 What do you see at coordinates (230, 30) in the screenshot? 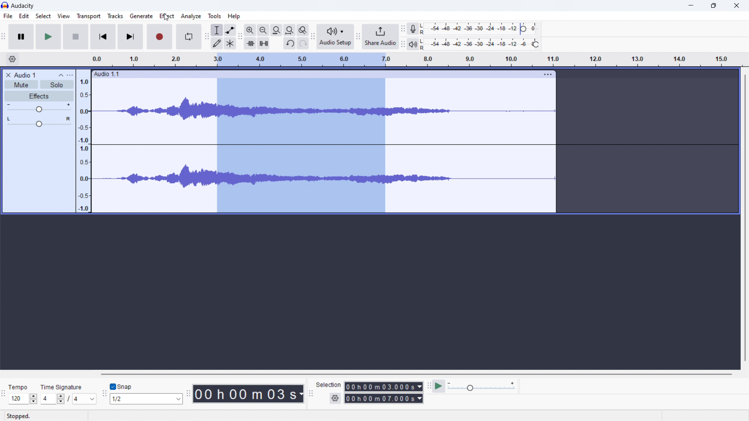
I see `envelop tool` at bounding box center [230, 30].